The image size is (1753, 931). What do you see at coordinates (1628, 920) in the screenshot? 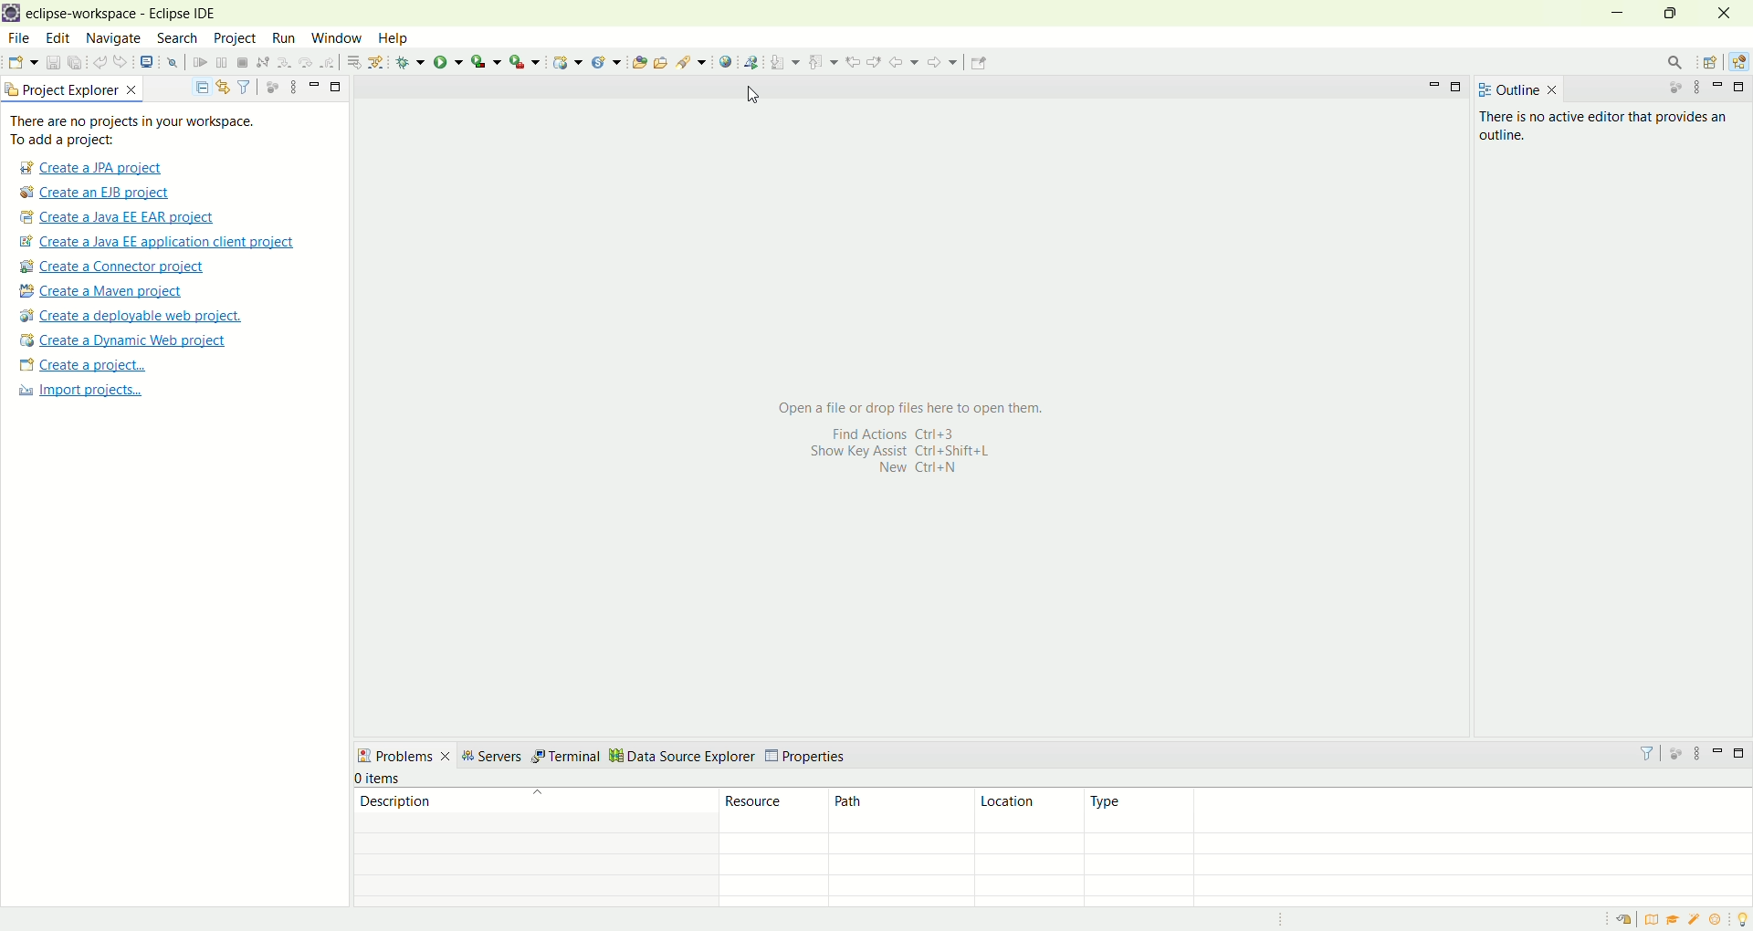
I see `restore welcome` at bounding box center [1628, 920].